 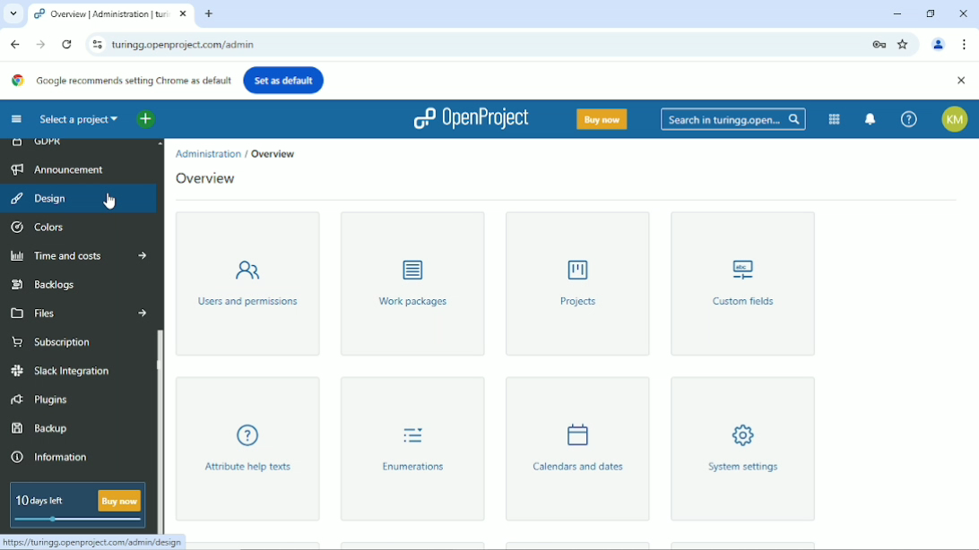 I want to click on current site link : turingg.openproject.com/admin, so click(x=481, y=44).